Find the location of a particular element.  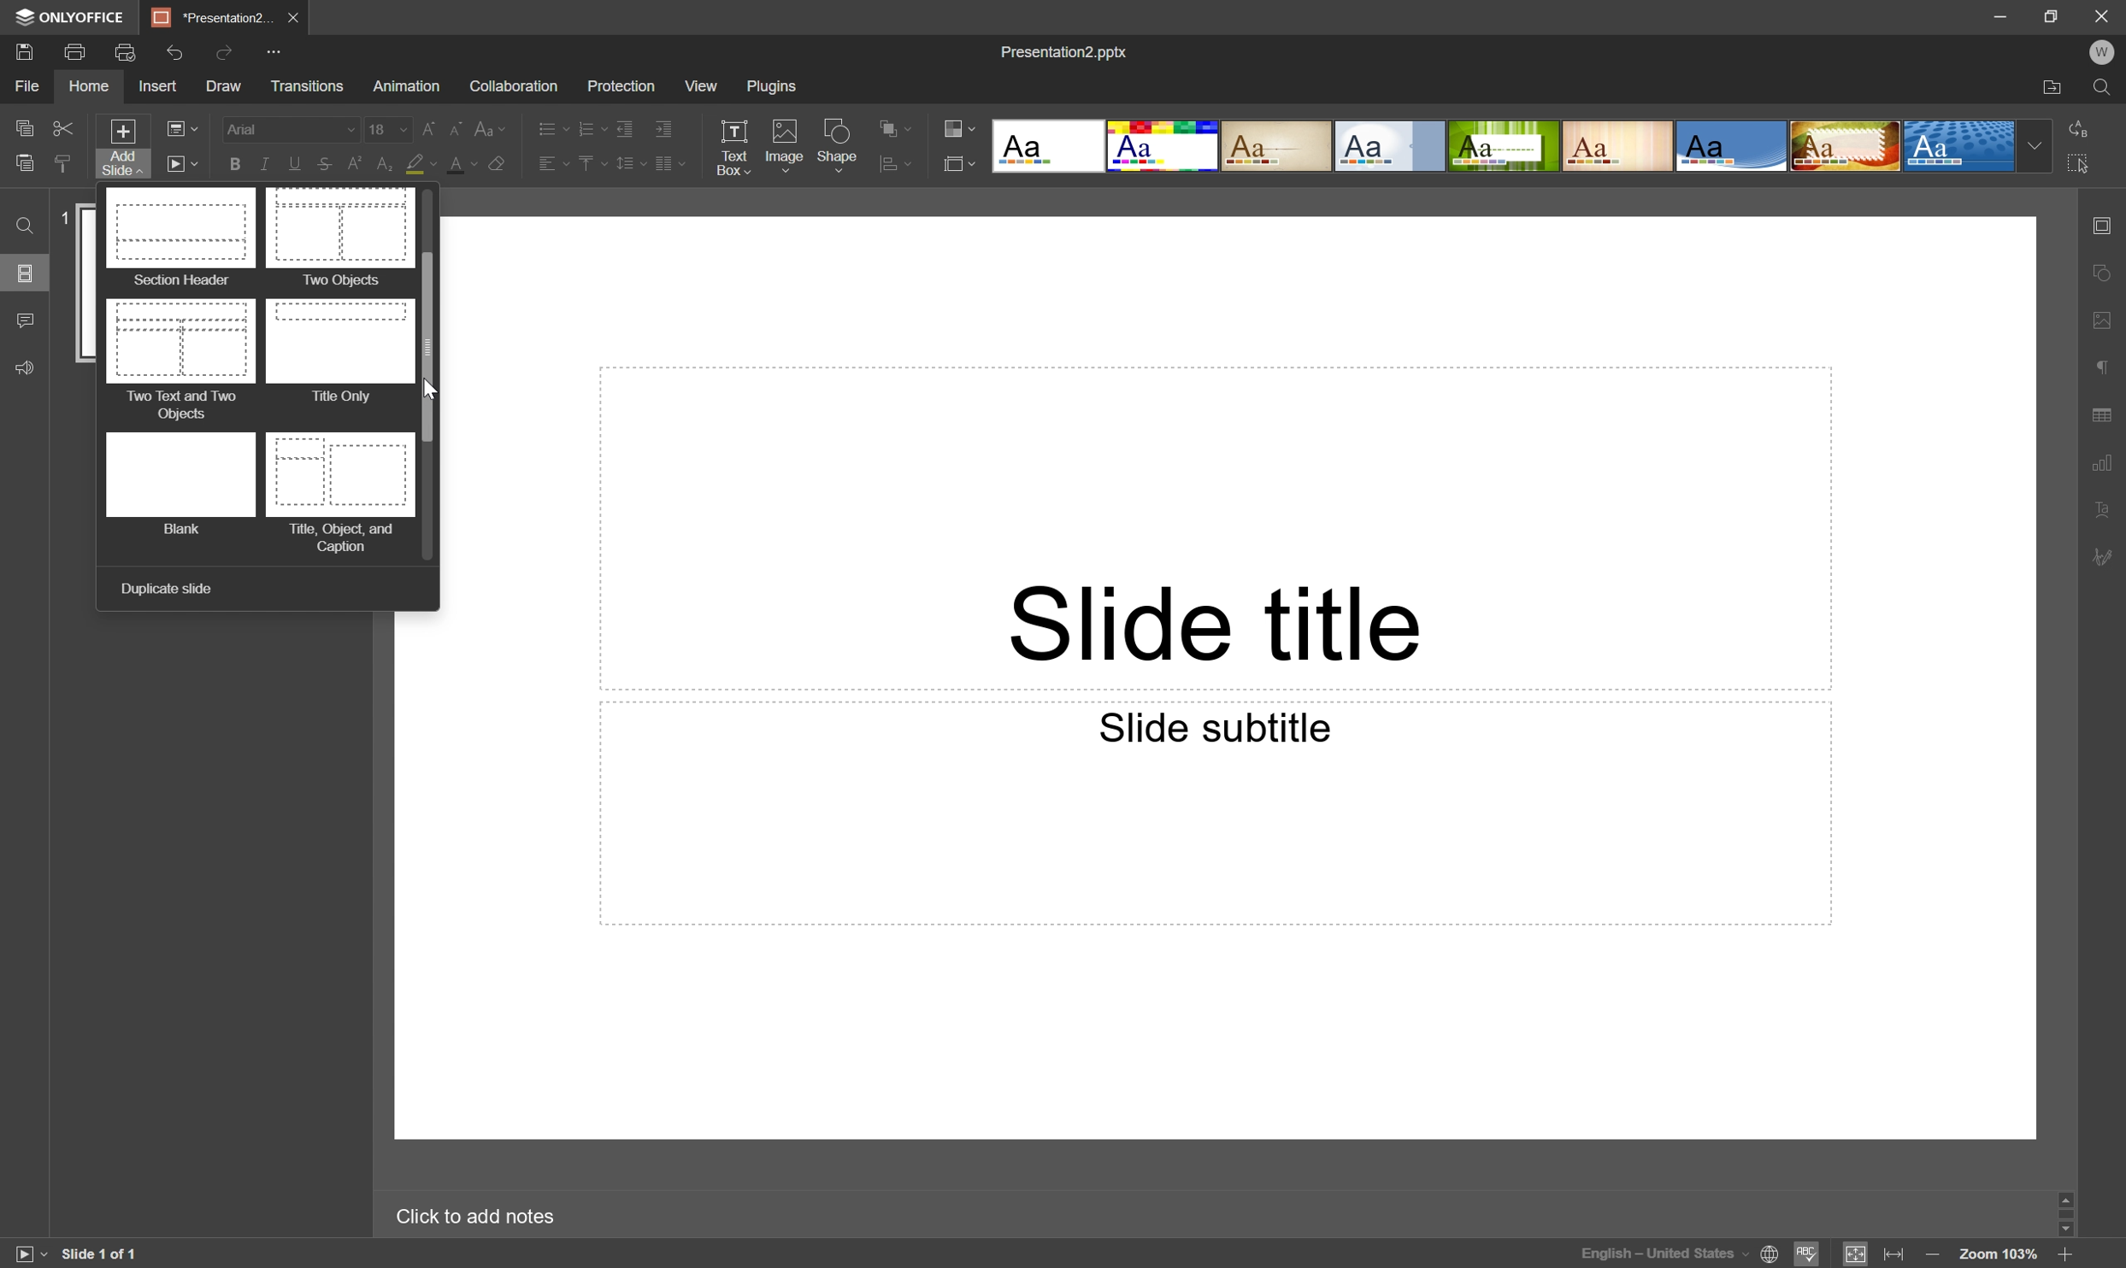

Open file location is located at coordinates (2054, 87).